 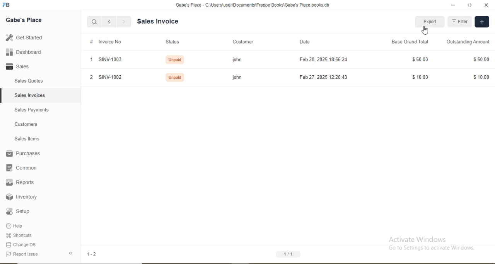 What do you see at coordinates (24, 168) in the screenshot?
I see `‘Common` at bounding box center [24, 168].